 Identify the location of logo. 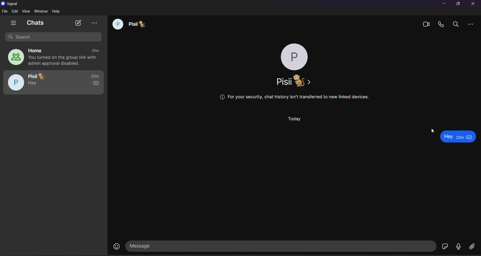
(4, 4).